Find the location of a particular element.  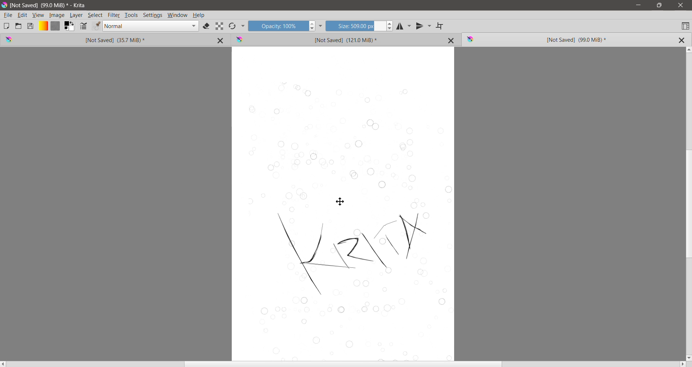

Minimize is located at coordinates (638, 5).